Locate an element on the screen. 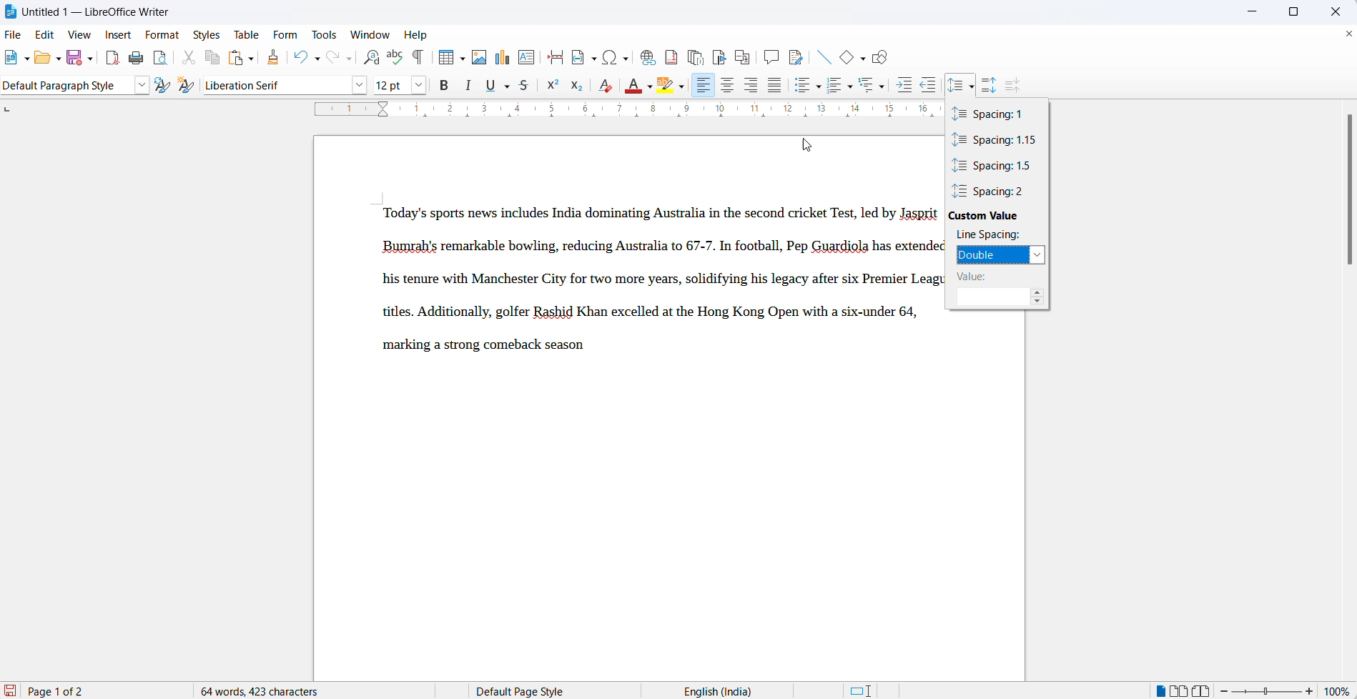 This screenshot has height=699, width=1357. styles is located at coordinates (208, 33).